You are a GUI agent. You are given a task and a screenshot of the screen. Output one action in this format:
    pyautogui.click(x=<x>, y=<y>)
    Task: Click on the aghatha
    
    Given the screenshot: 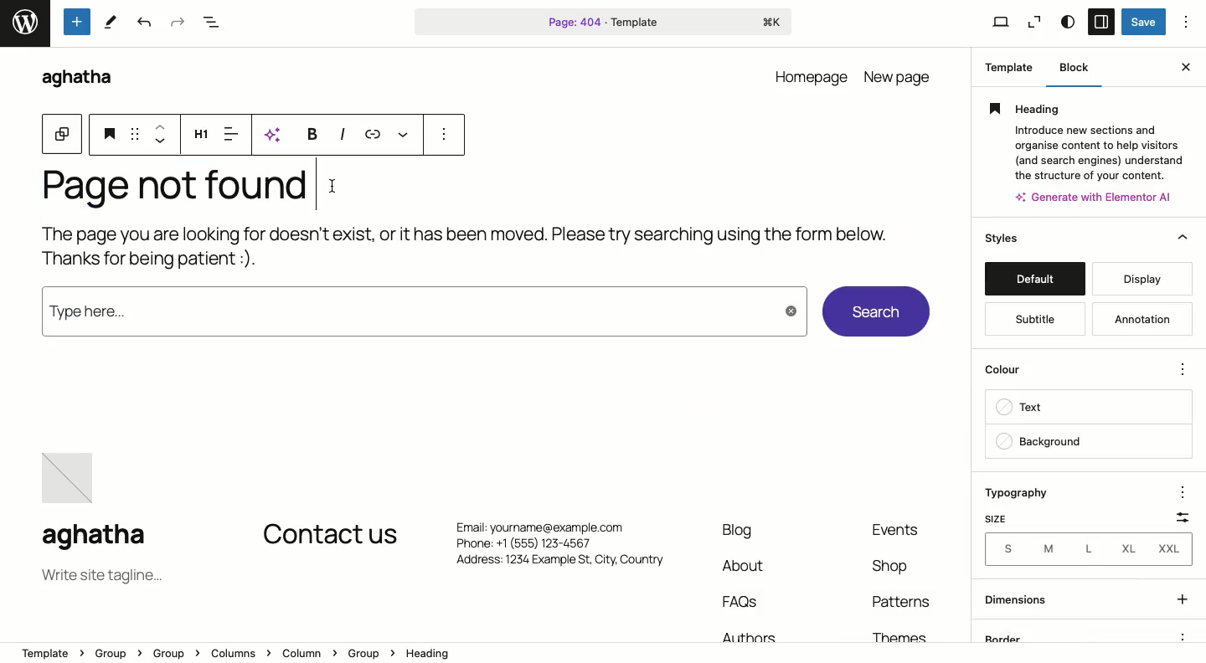 What is the action you would take?
    pyautogui.click(x=75, y=78)
    